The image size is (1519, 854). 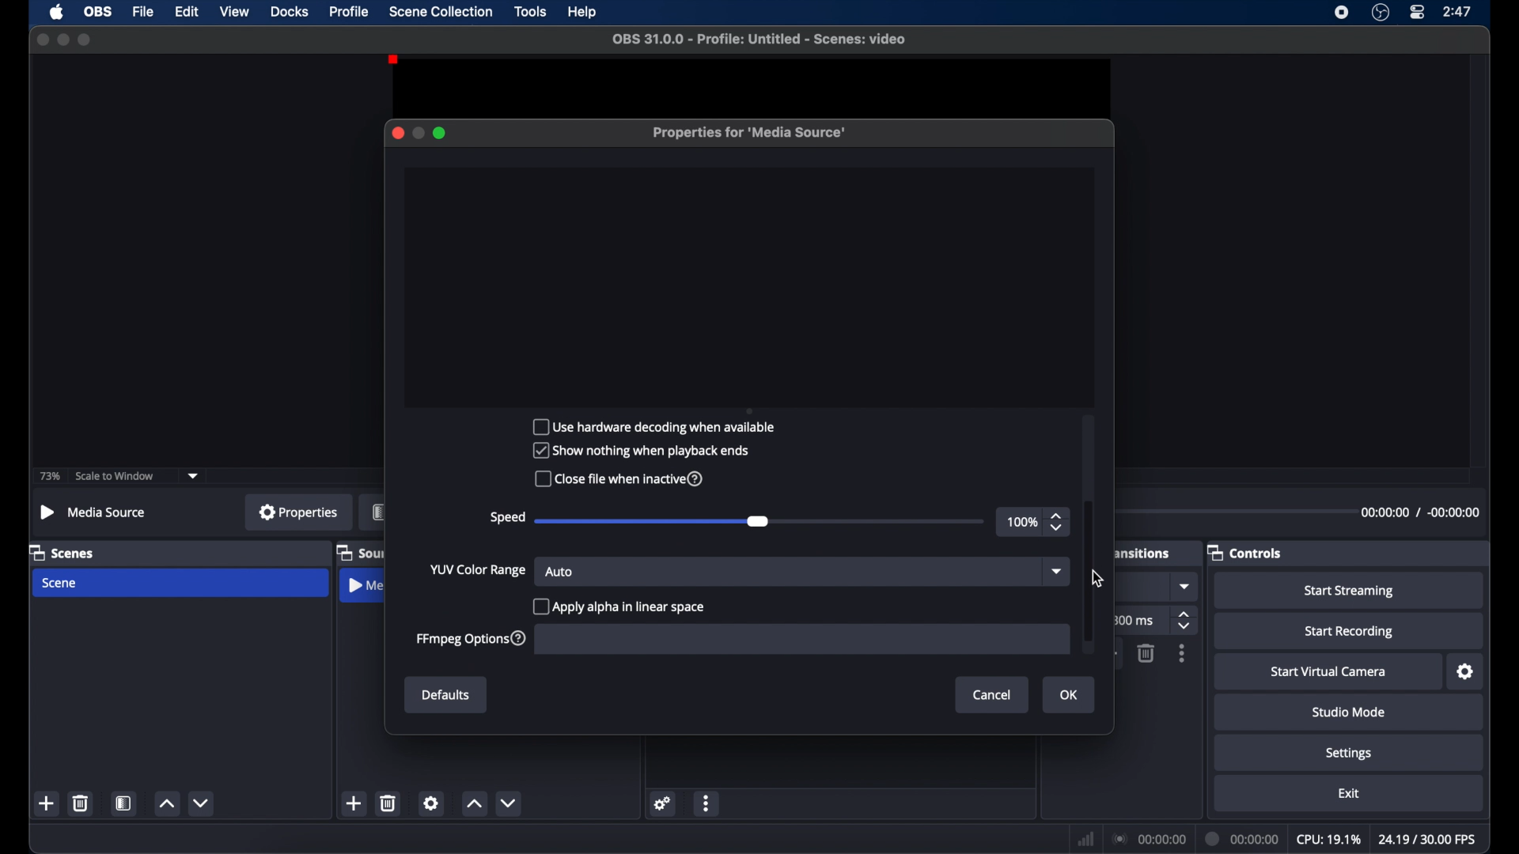 What do you see at coordinates (81, 803) in the screenshot?
I see `delete` at bounding box center [81, 803].